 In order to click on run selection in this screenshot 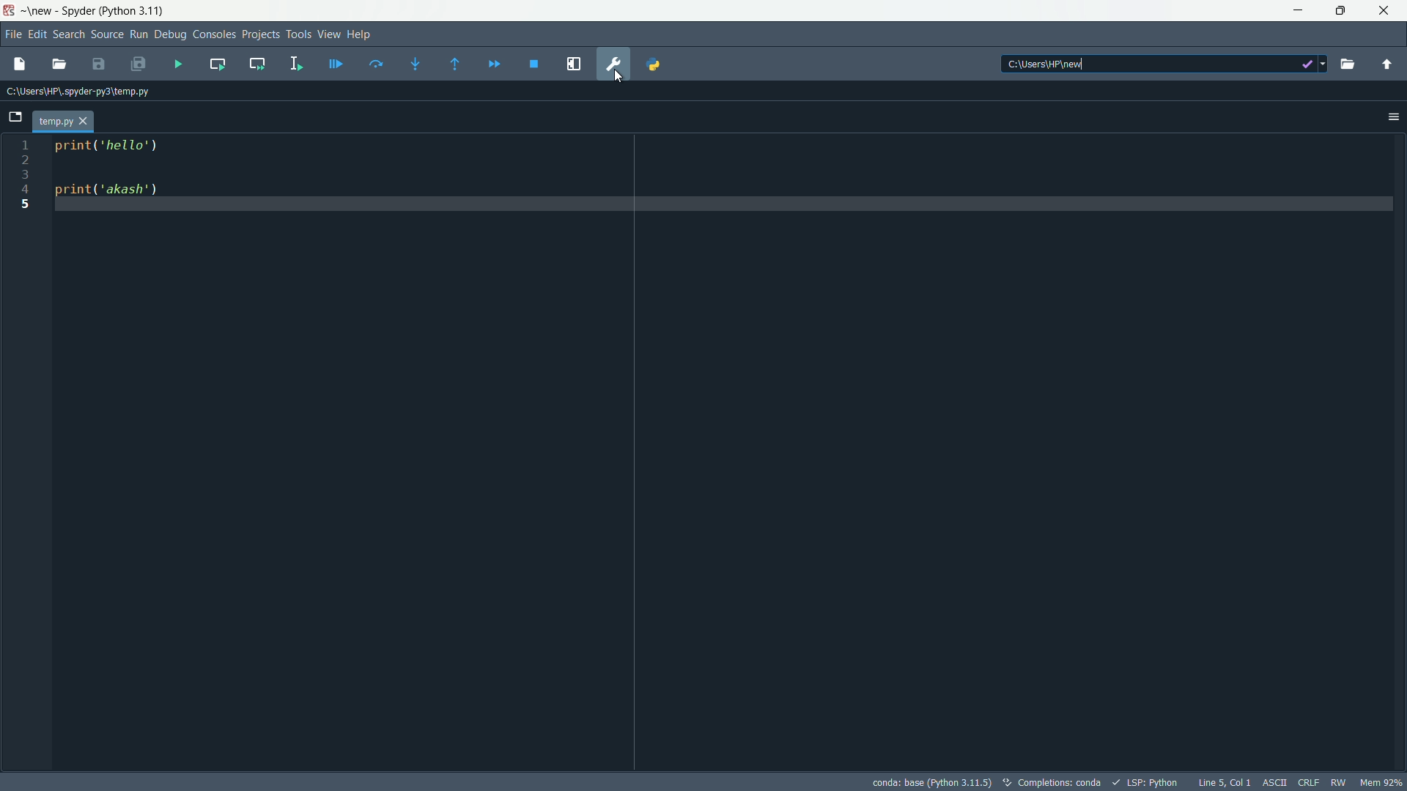, I will do `click(295, 64)`.